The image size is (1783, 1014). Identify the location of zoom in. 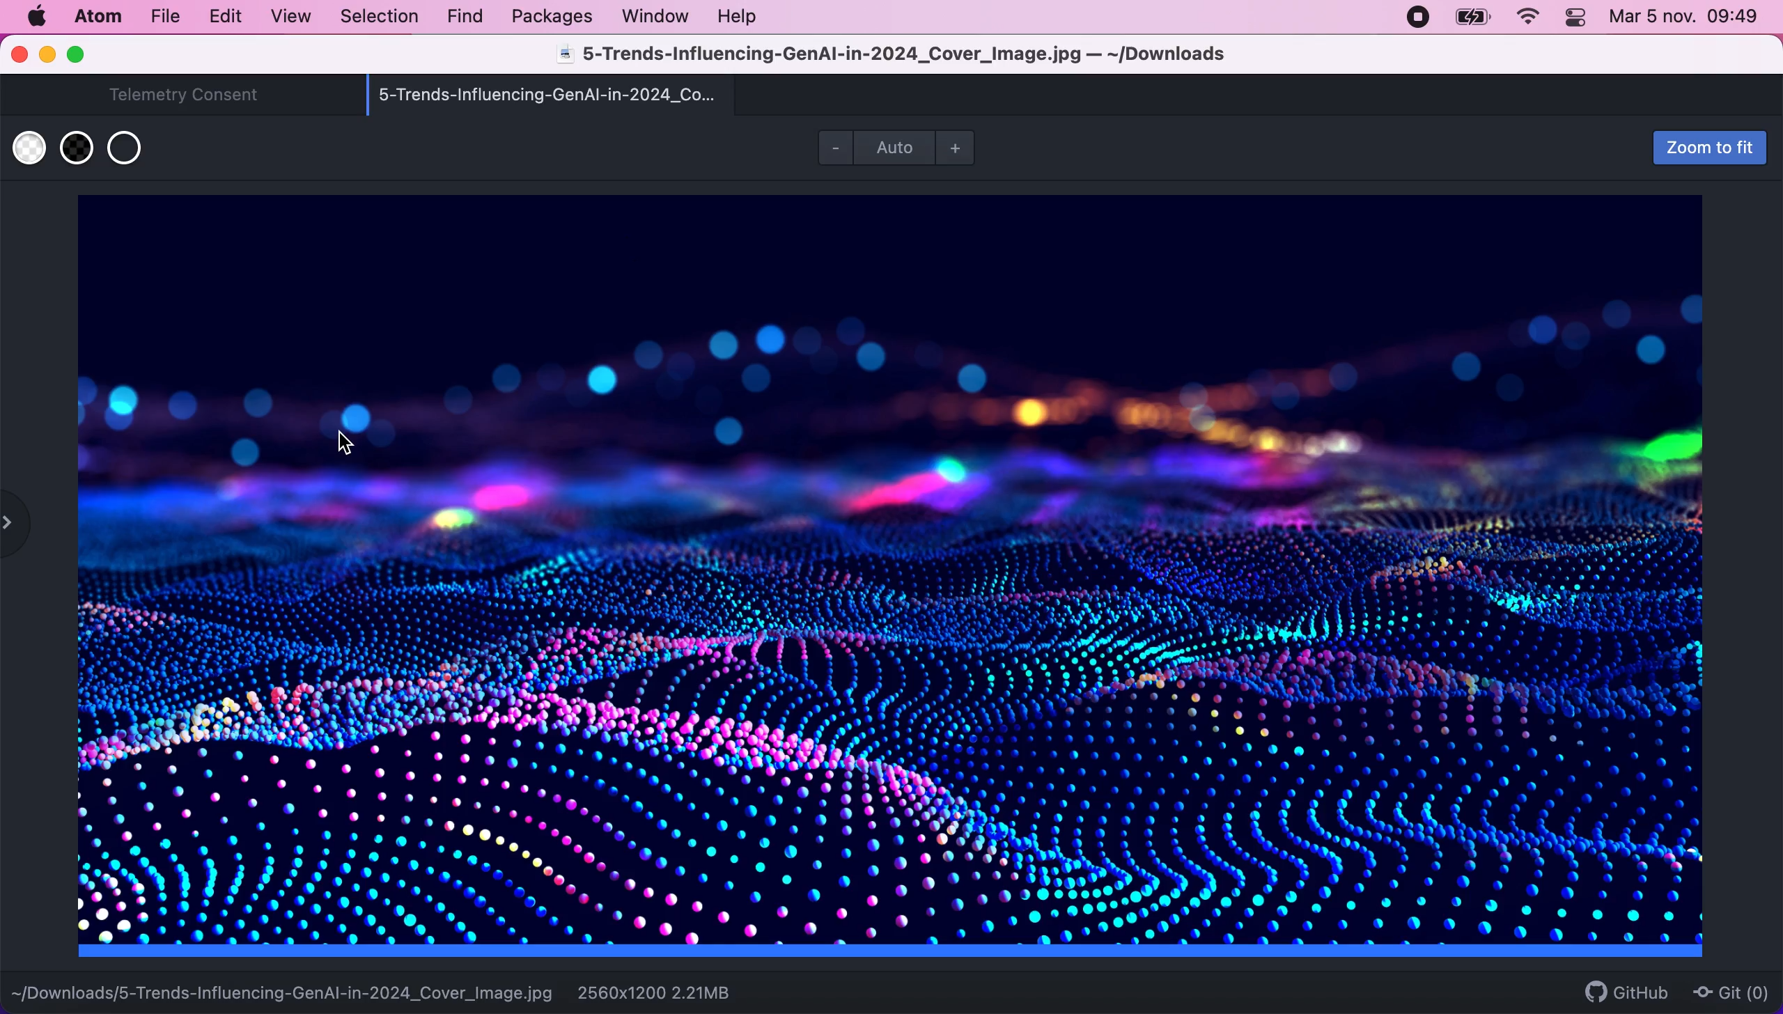
(966, 143).